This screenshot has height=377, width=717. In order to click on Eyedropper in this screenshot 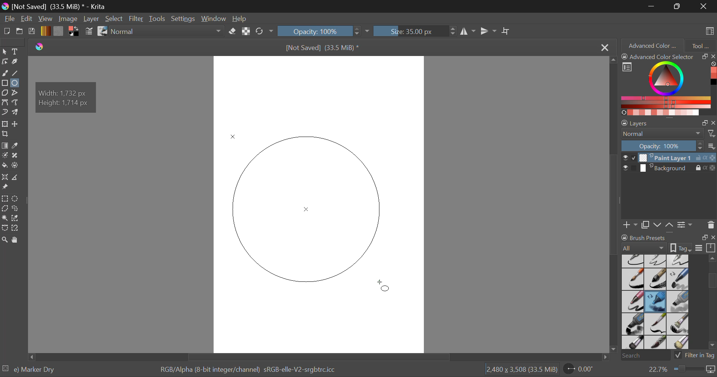, I will do `click(17, 146)`.